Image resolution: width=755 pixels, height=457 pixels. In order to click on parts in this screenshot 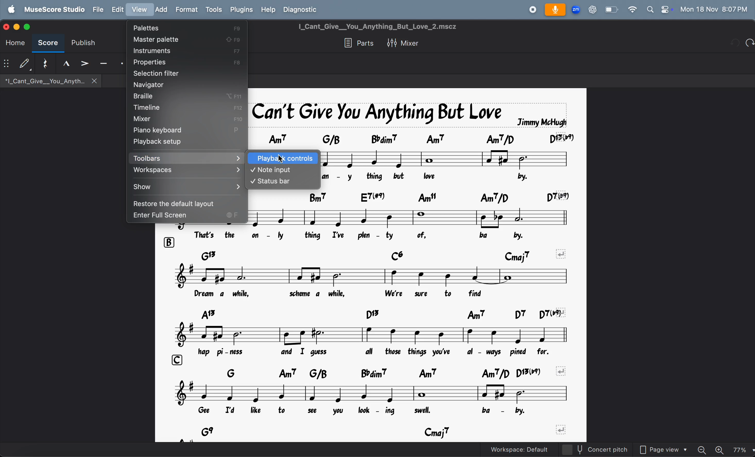, I will do `click(357, 43)`.